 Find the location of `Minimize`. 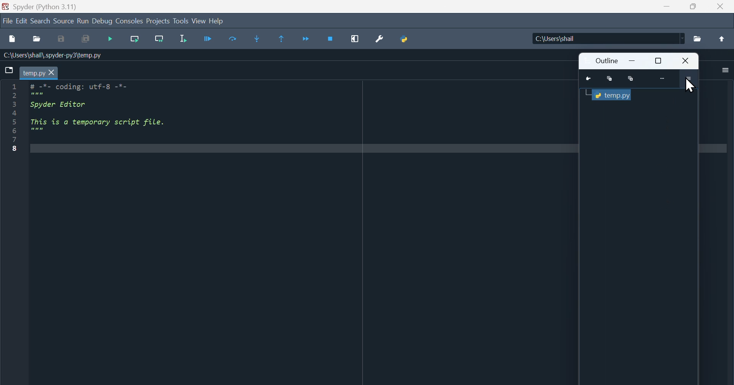

Minimize is located at coordinates (633, 61).